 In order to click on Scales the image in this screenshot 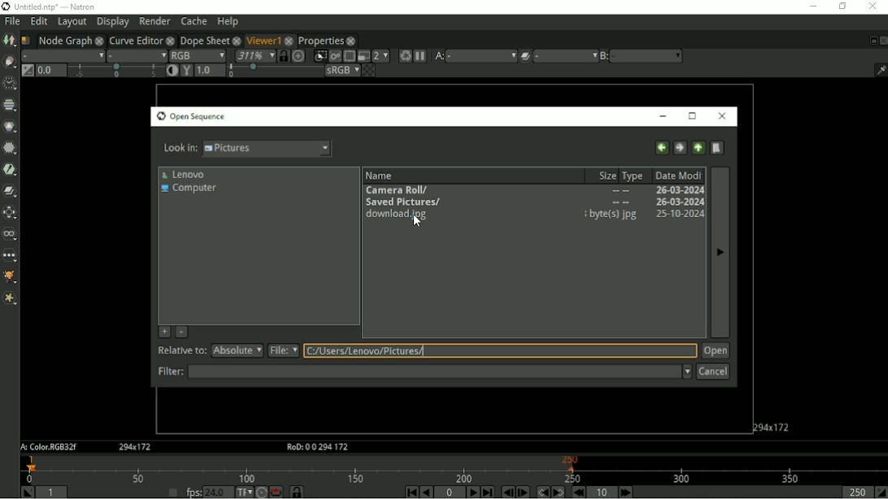, I will do `click(298, 55)`.